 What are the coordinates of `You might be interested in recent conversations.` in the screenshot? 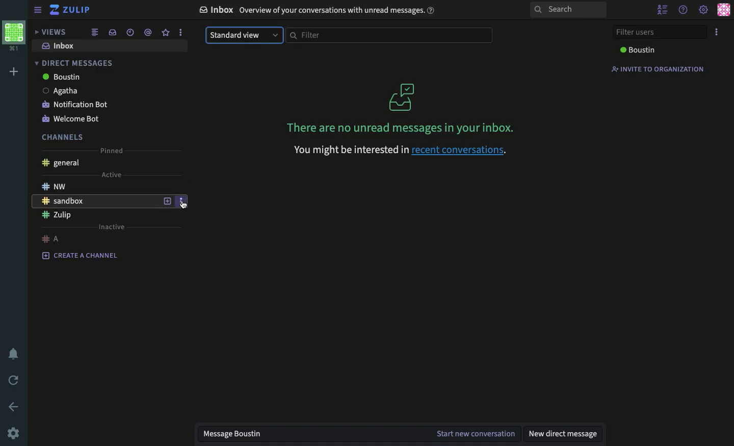 It's located at (402, 151).